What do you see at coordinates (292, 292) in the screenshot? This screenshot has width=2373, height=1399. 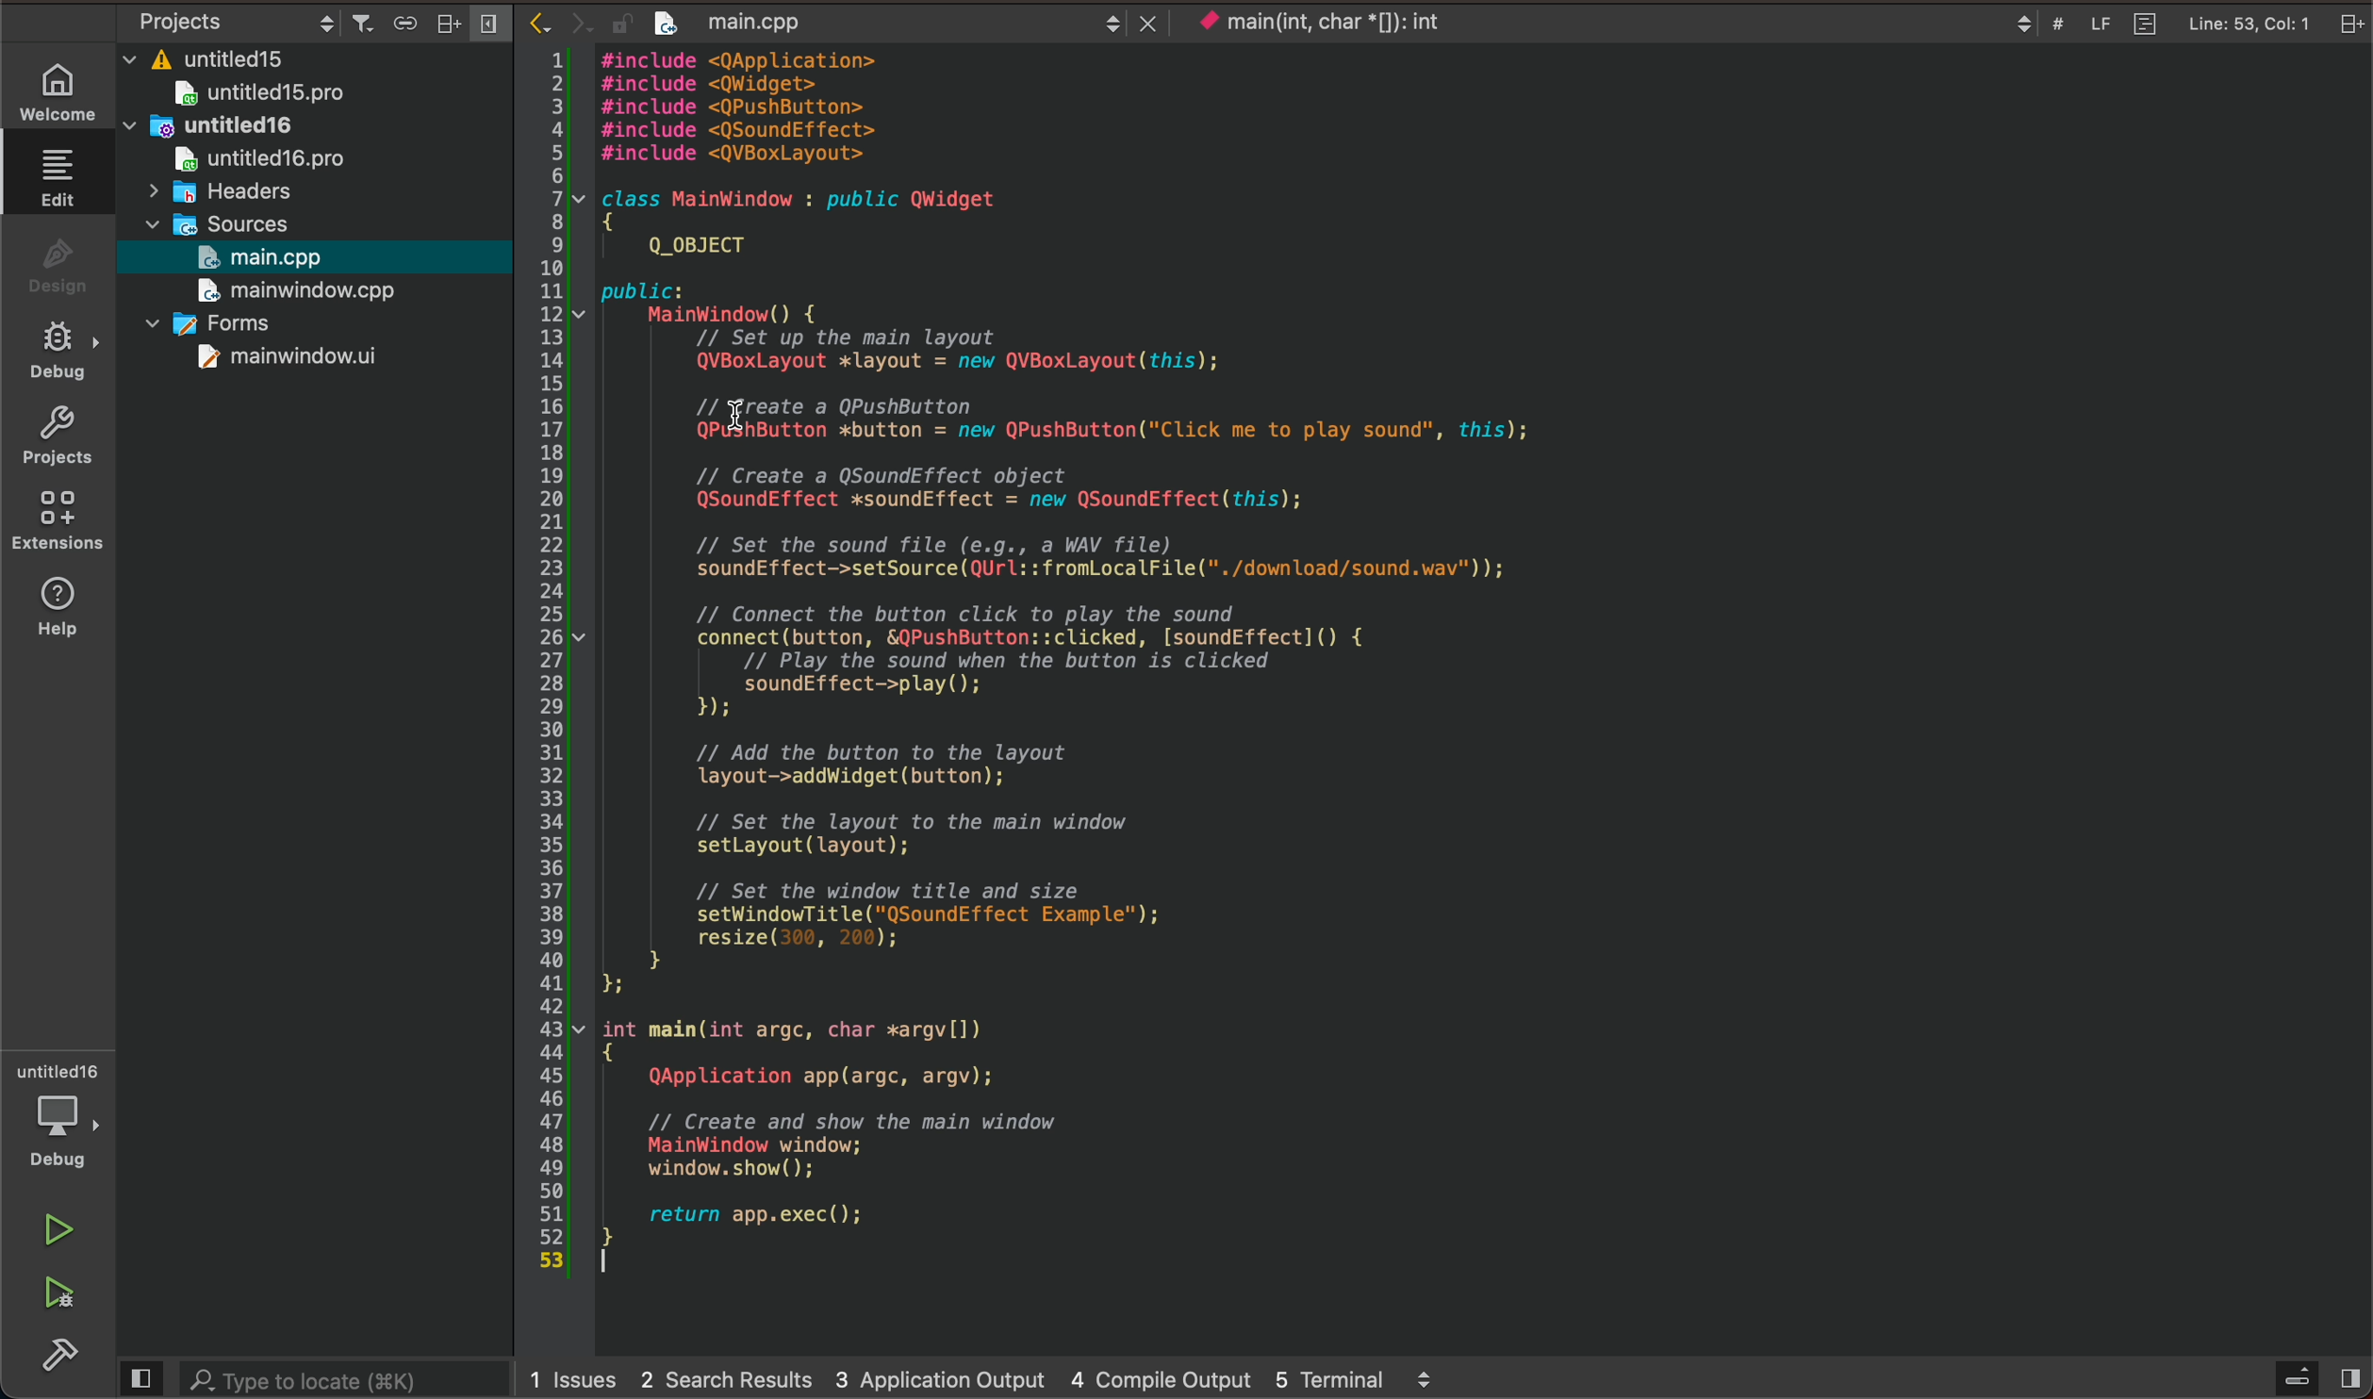 I see `mainwindow.cpp` at bounding box center [292, 292].